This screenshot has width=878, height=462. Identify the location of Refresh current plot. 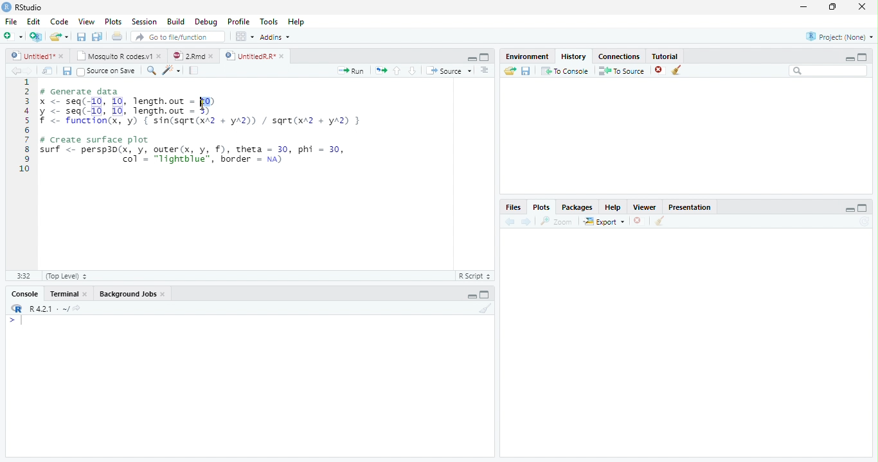
(866, 221).